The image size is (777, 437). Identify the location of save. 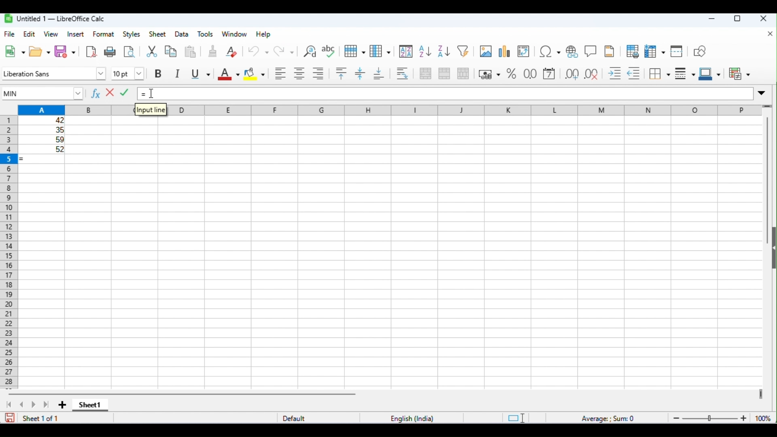
(66, 51).